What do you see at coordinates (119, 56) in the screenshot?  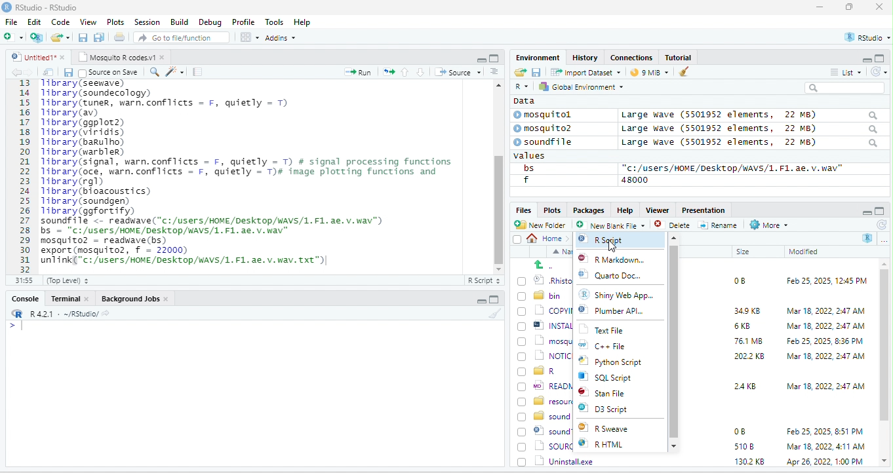 I see `‘Mosquito R codes.vi` at bounding box center [119, 56].